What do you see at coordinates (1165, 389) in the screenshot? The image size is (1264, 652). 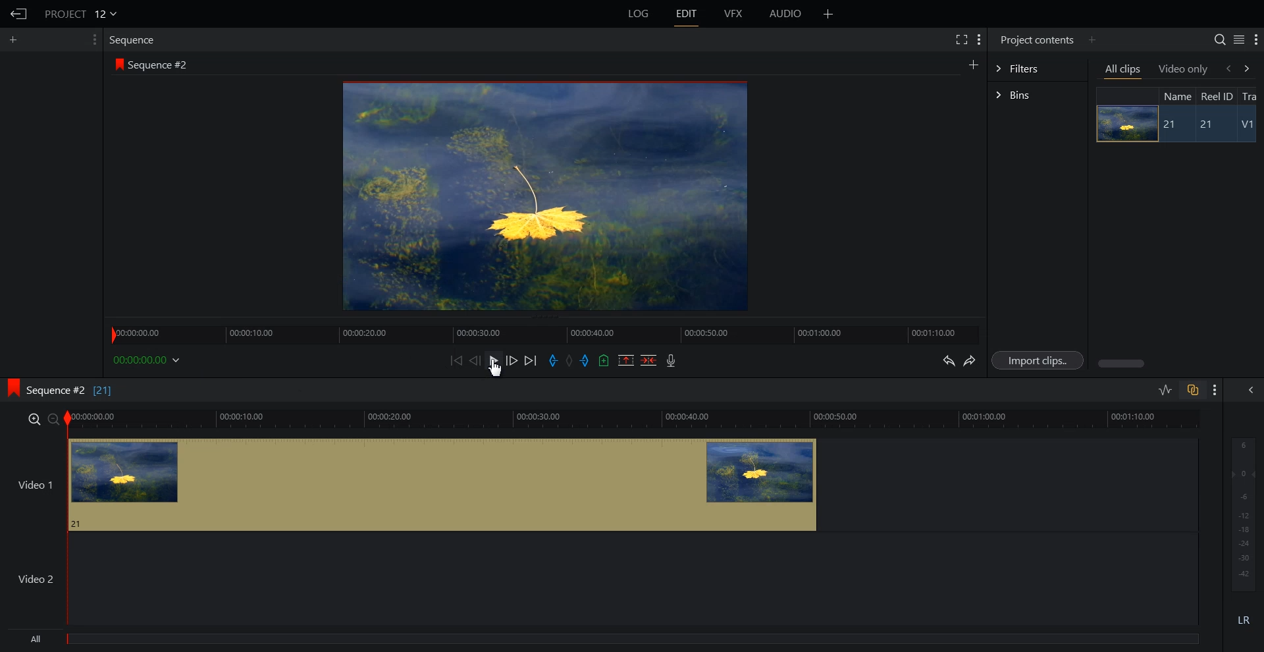 I see `Toggle audio level editing` at bounding box center [1165, 389].